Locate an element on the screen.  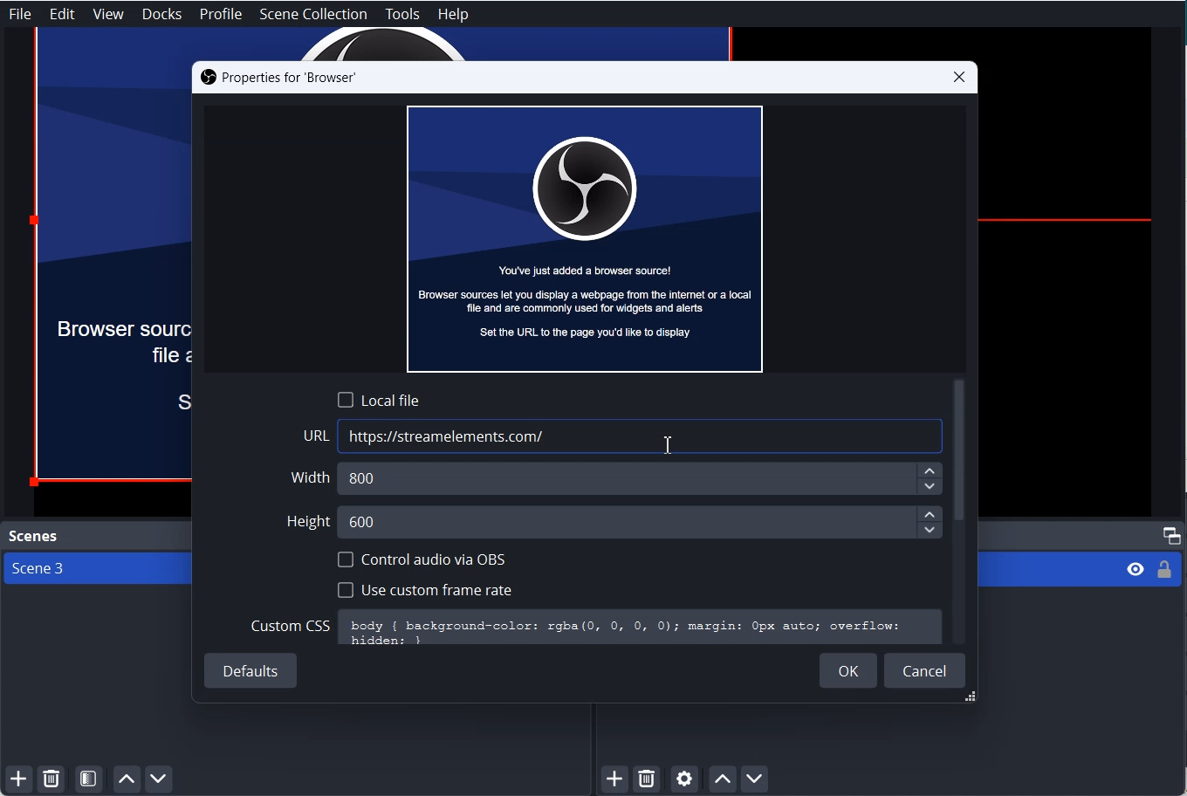
Remove selected Scene is located at coordinates (51, 779).